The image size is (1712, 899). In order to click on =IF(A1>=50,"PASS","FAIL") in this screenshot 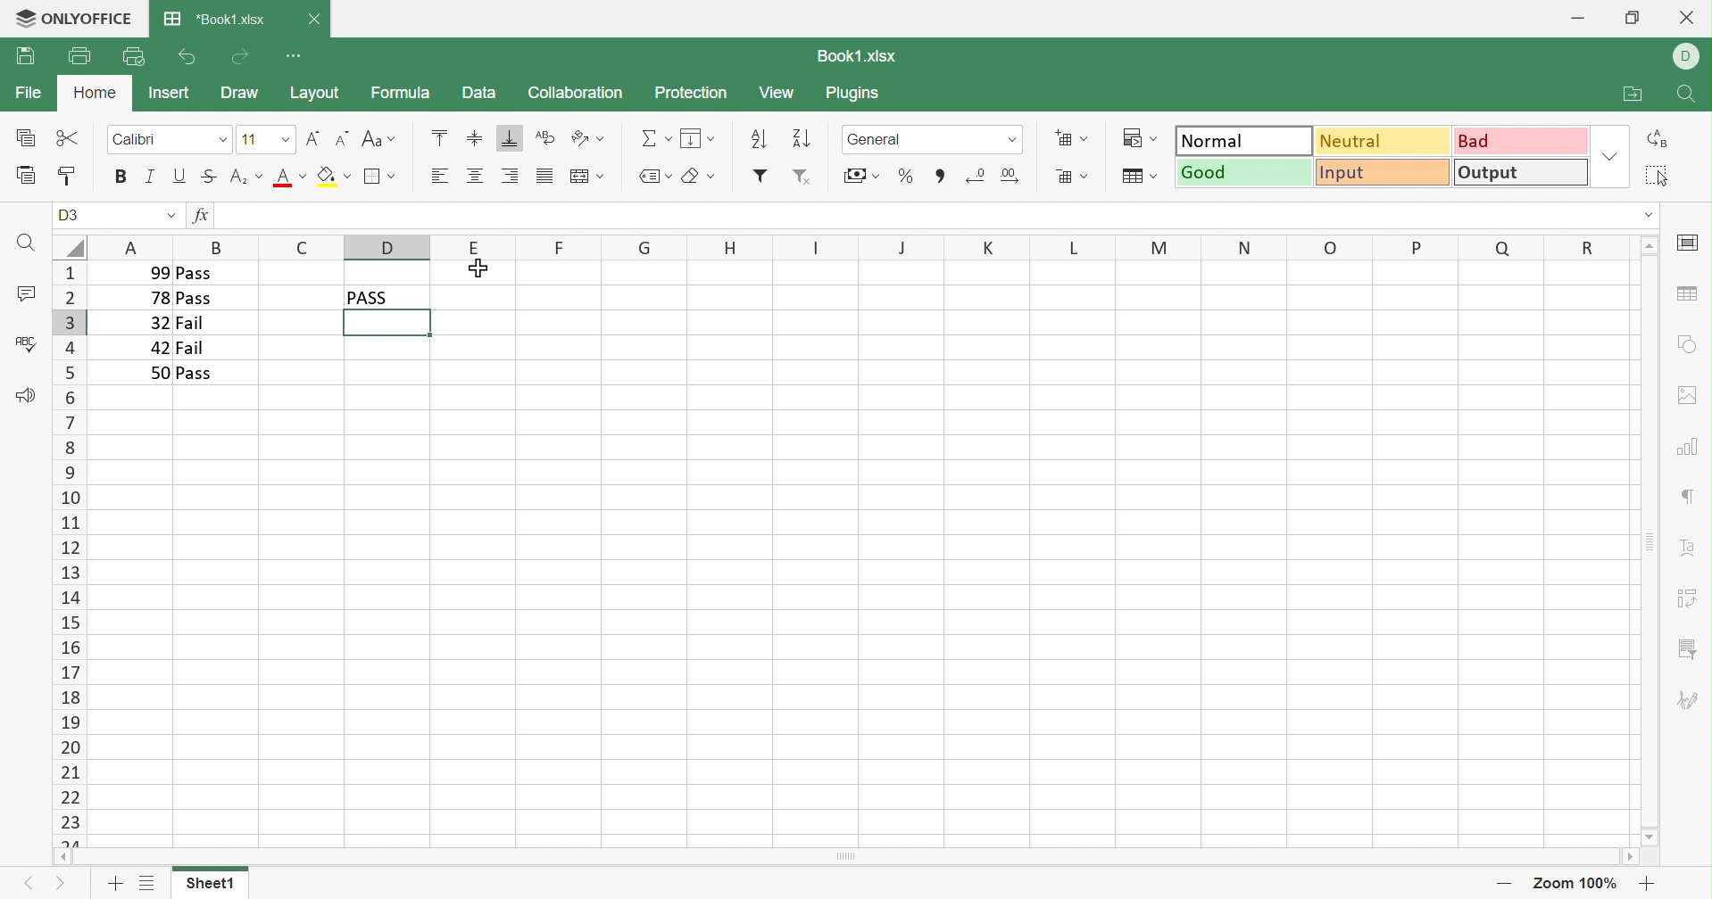, I will do `click(319, 217)`.